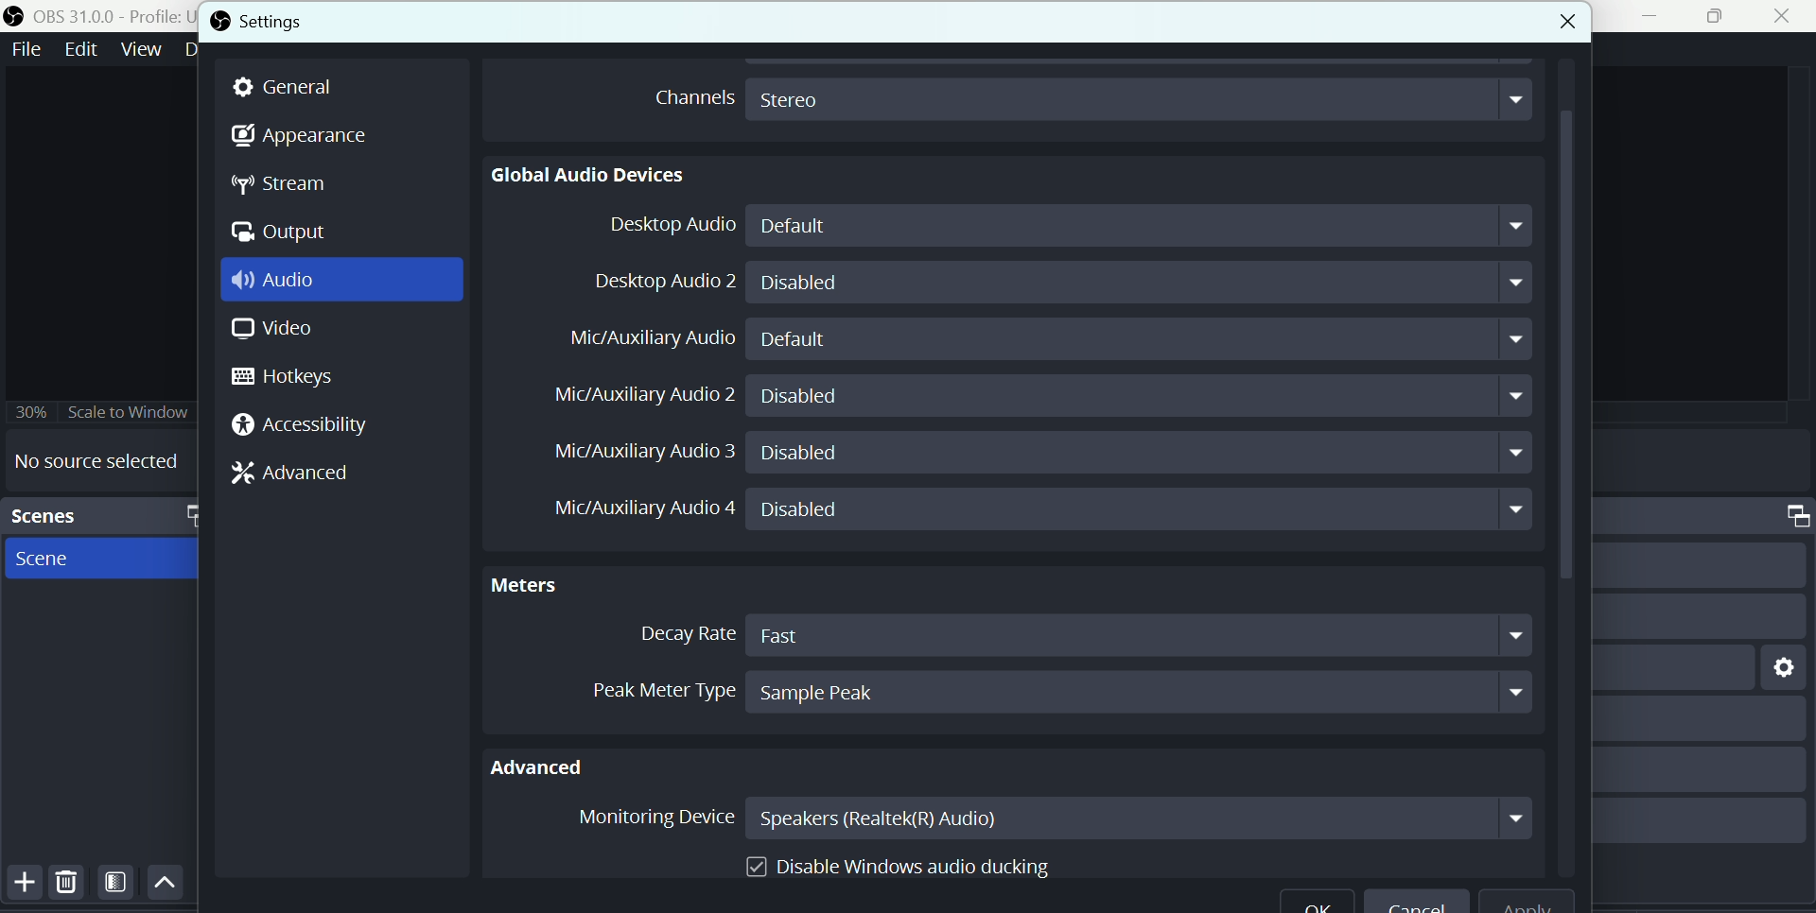 The image size is (1816, 913). I want to click on Desktop Audio, so click(664, 227).